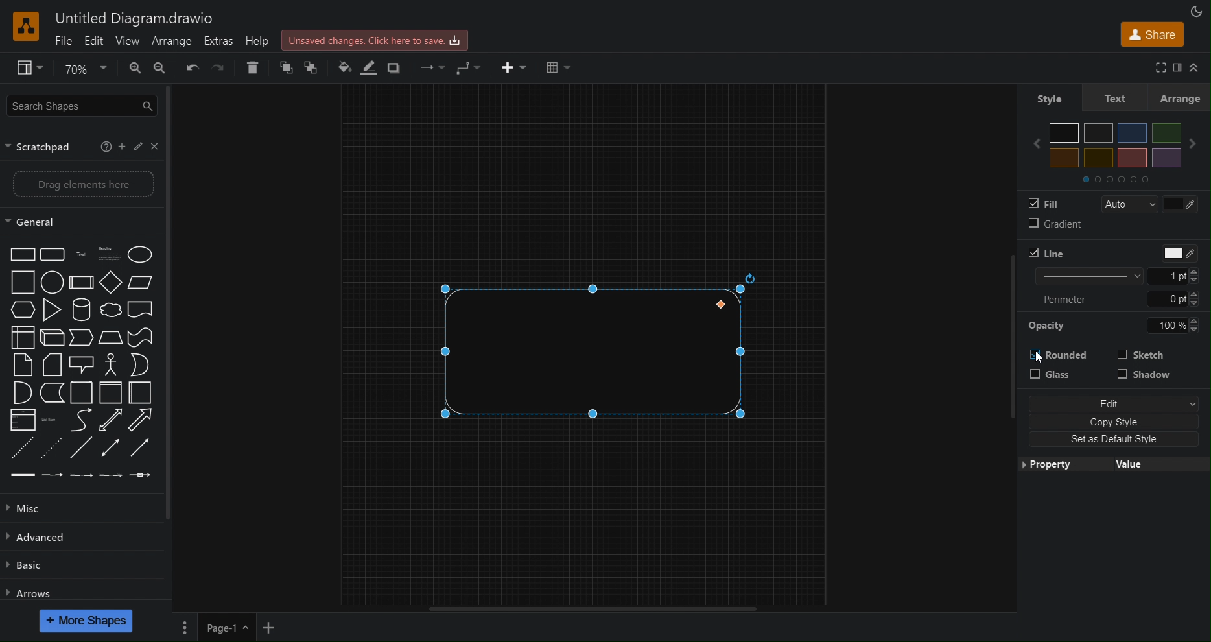  I want to click on Line Color, so click(1177, 252).